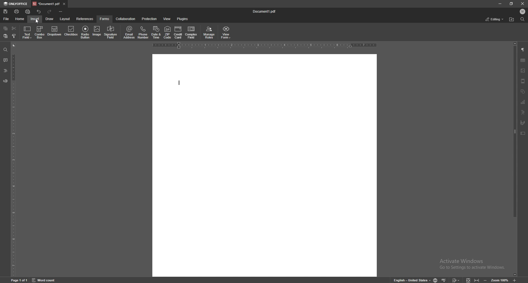 This screenshot has height=283, width=528. What do you see at coordinates (5, 36) in the screenshot?
I see `paste` at bounding box center [5, 36].